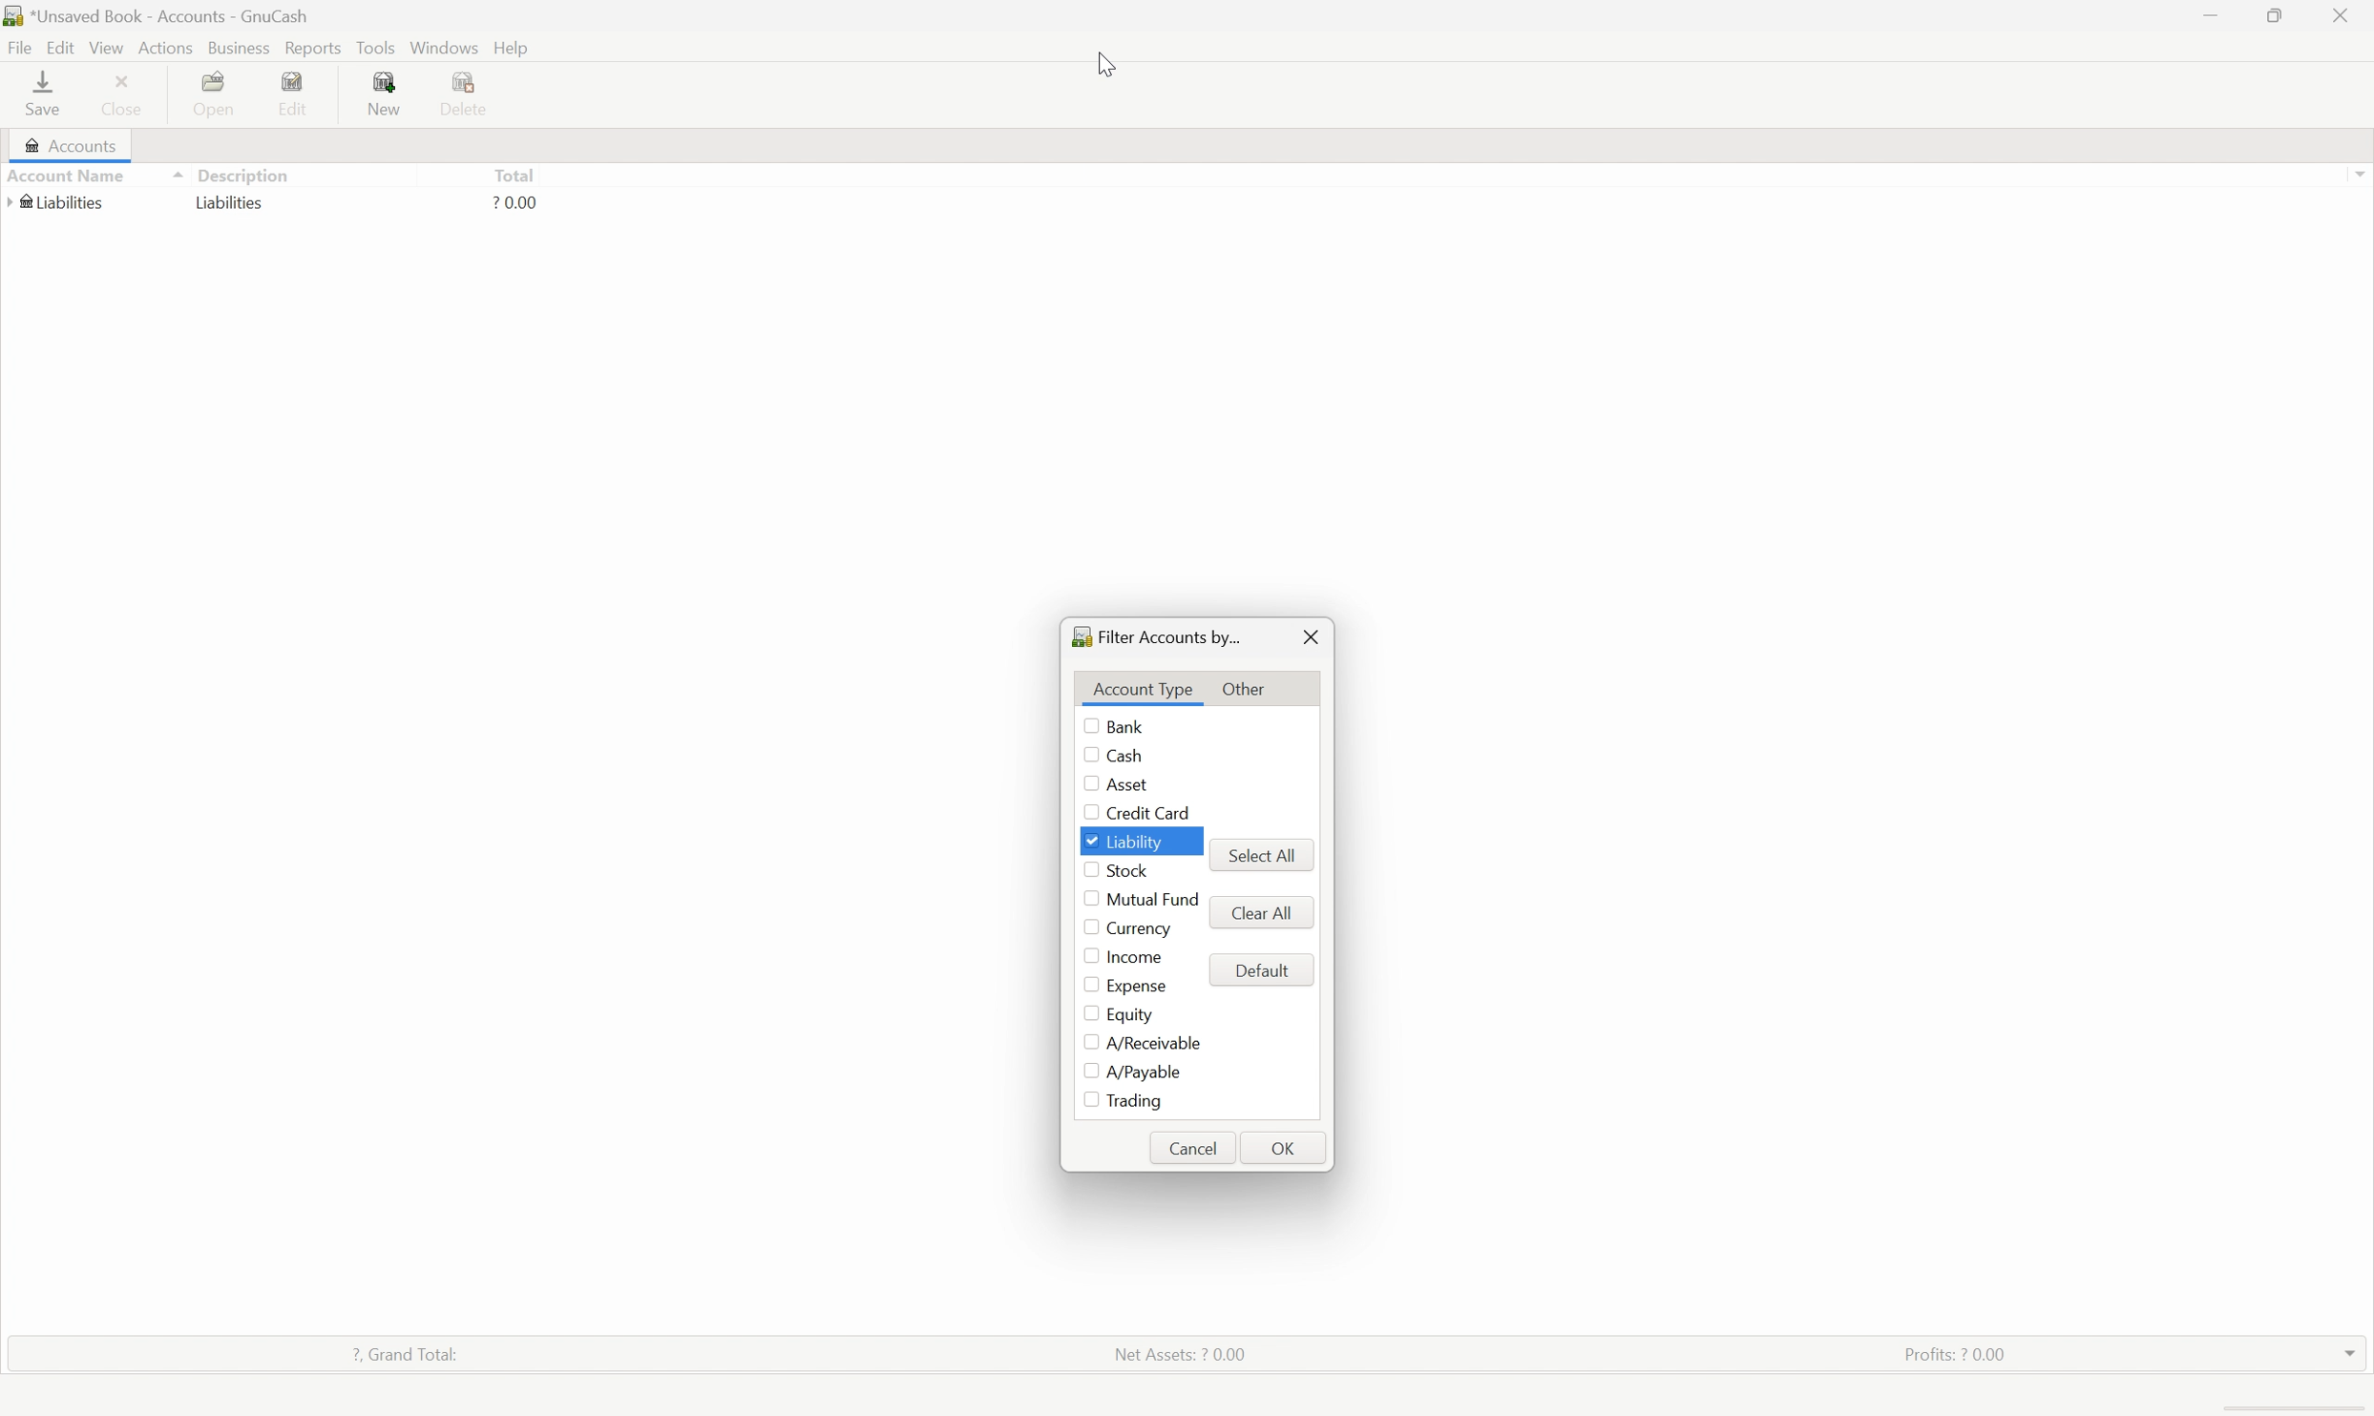 Image resolution: width=2374 pixels, height=1416 pixels. I want to click on Business, so click(238, 47).